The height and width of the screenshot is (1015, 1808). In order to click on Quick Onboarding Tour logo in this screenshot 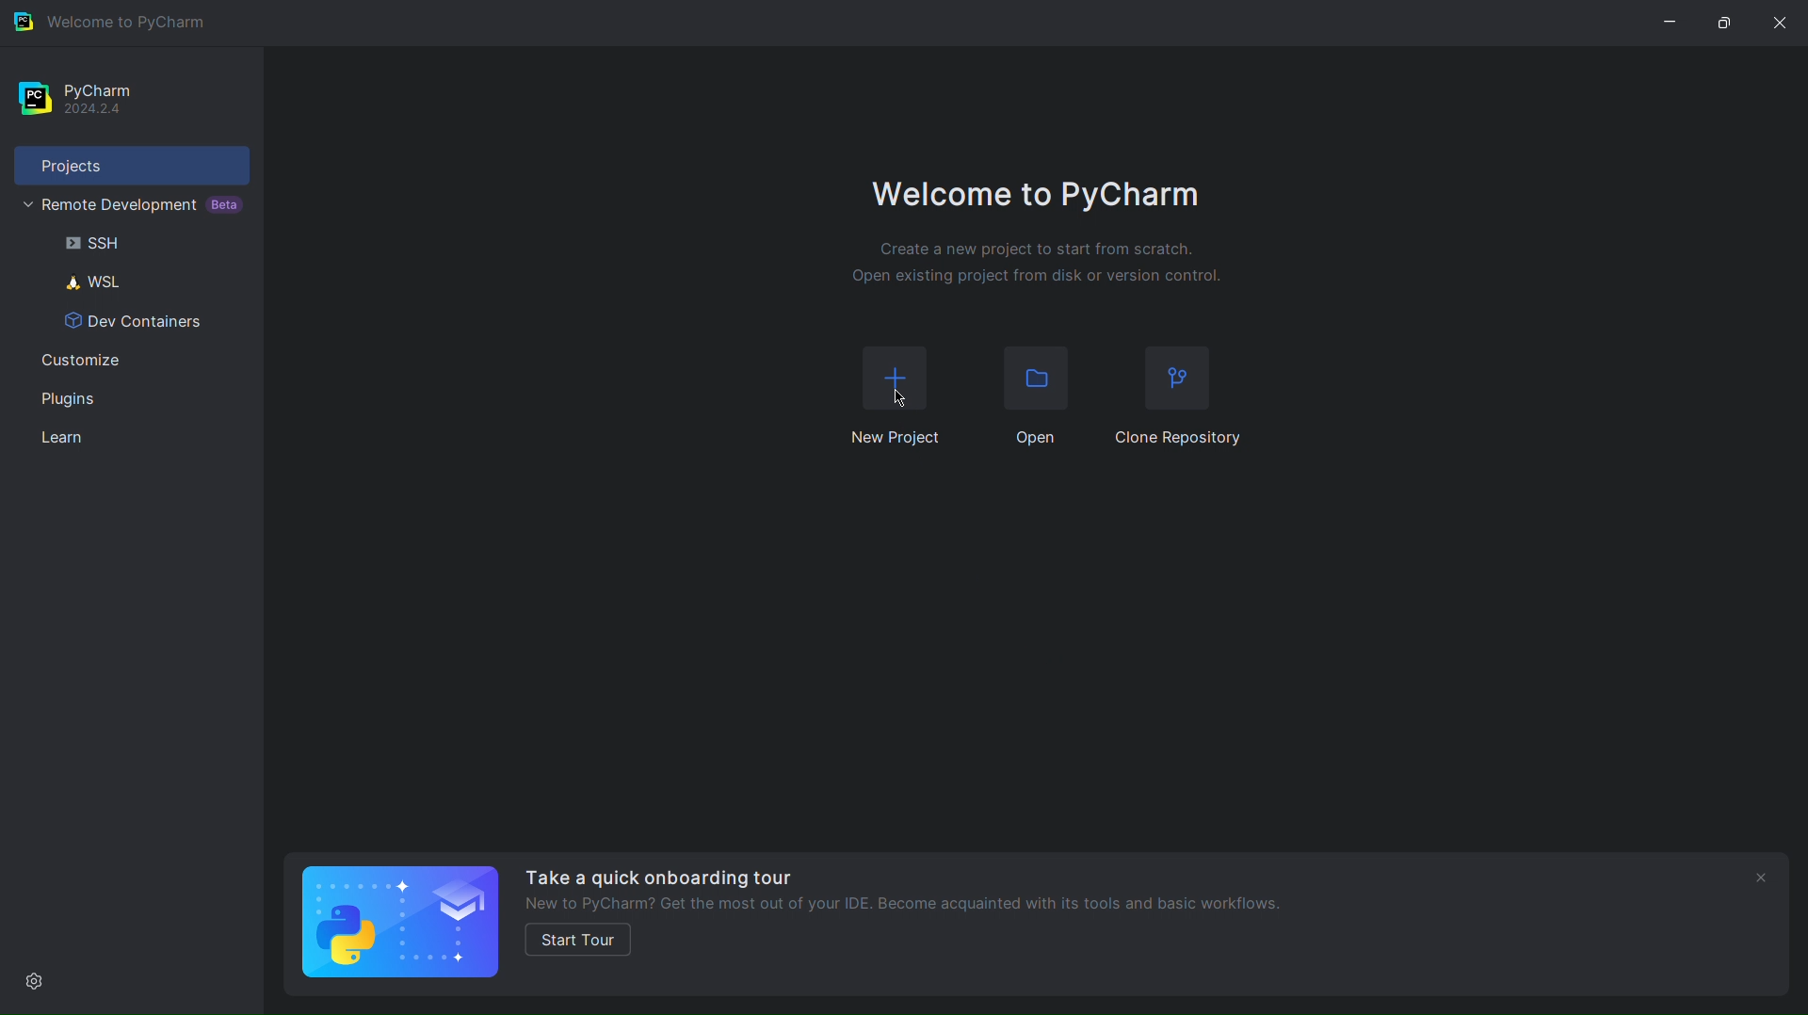, I will do `click(402, 926)`.